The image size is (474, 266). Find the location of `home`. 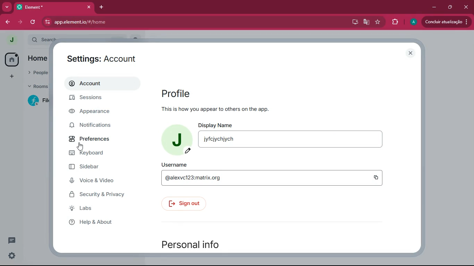

home is located at coordinates (12, 59).